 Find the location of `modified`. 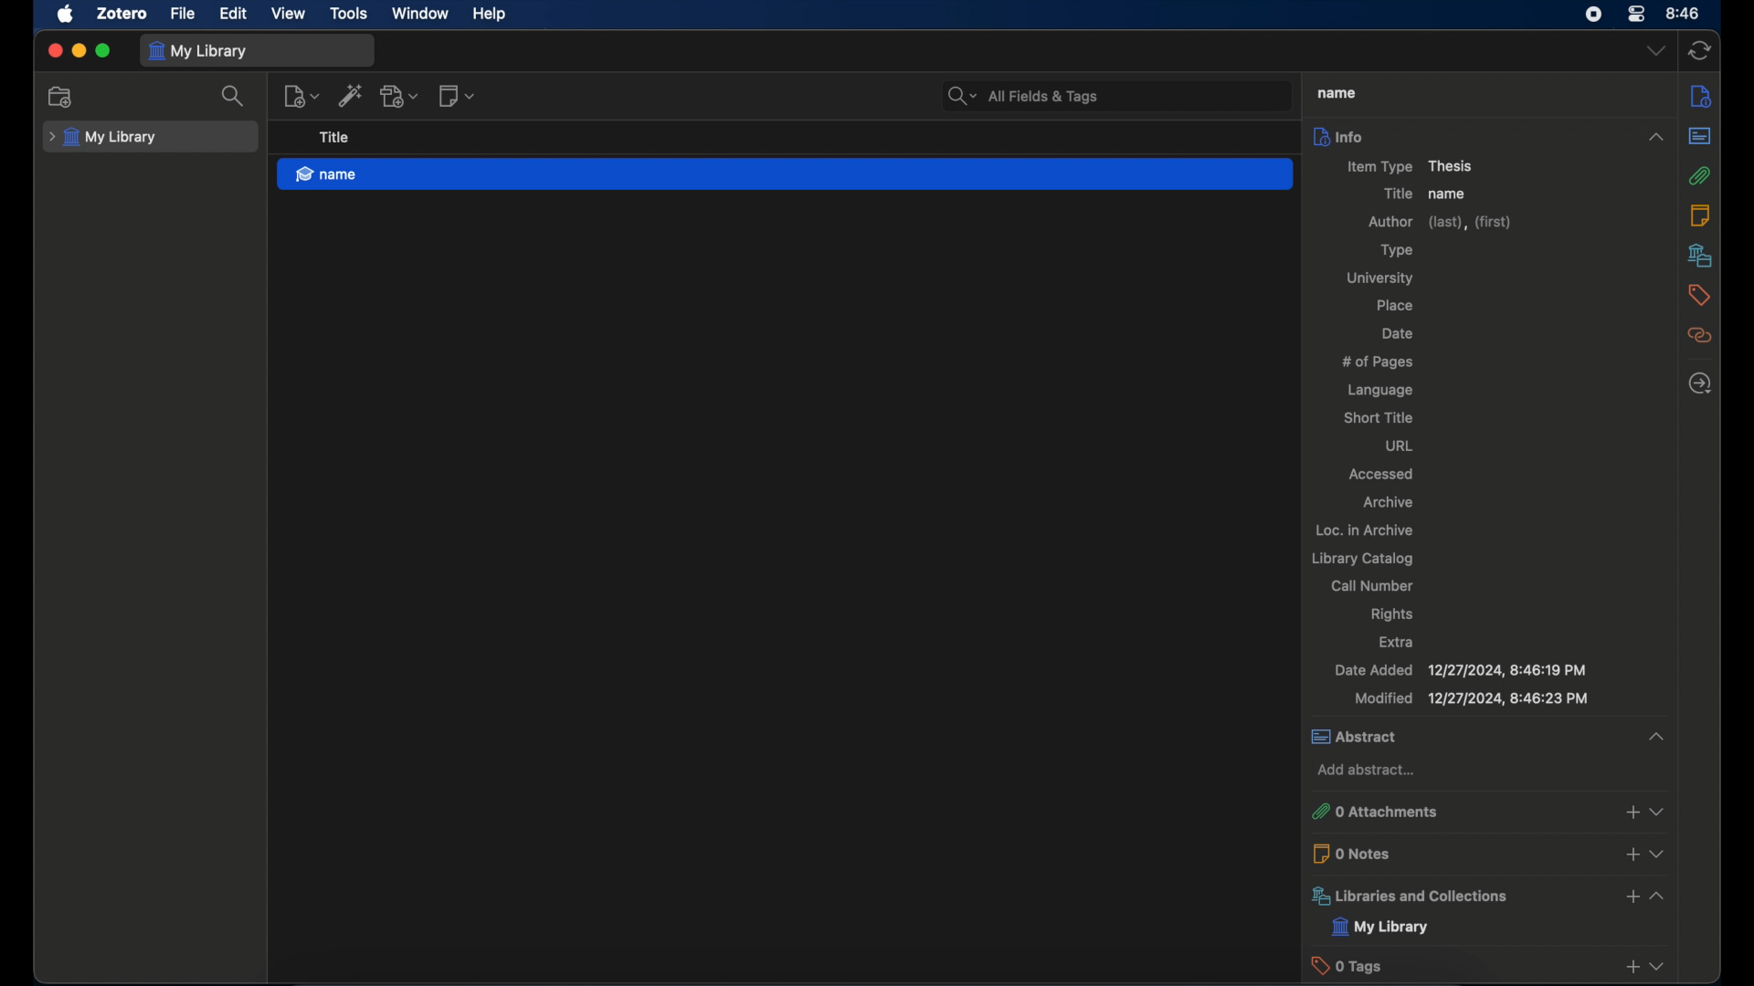

modified is located at coordinates (1470, 699).